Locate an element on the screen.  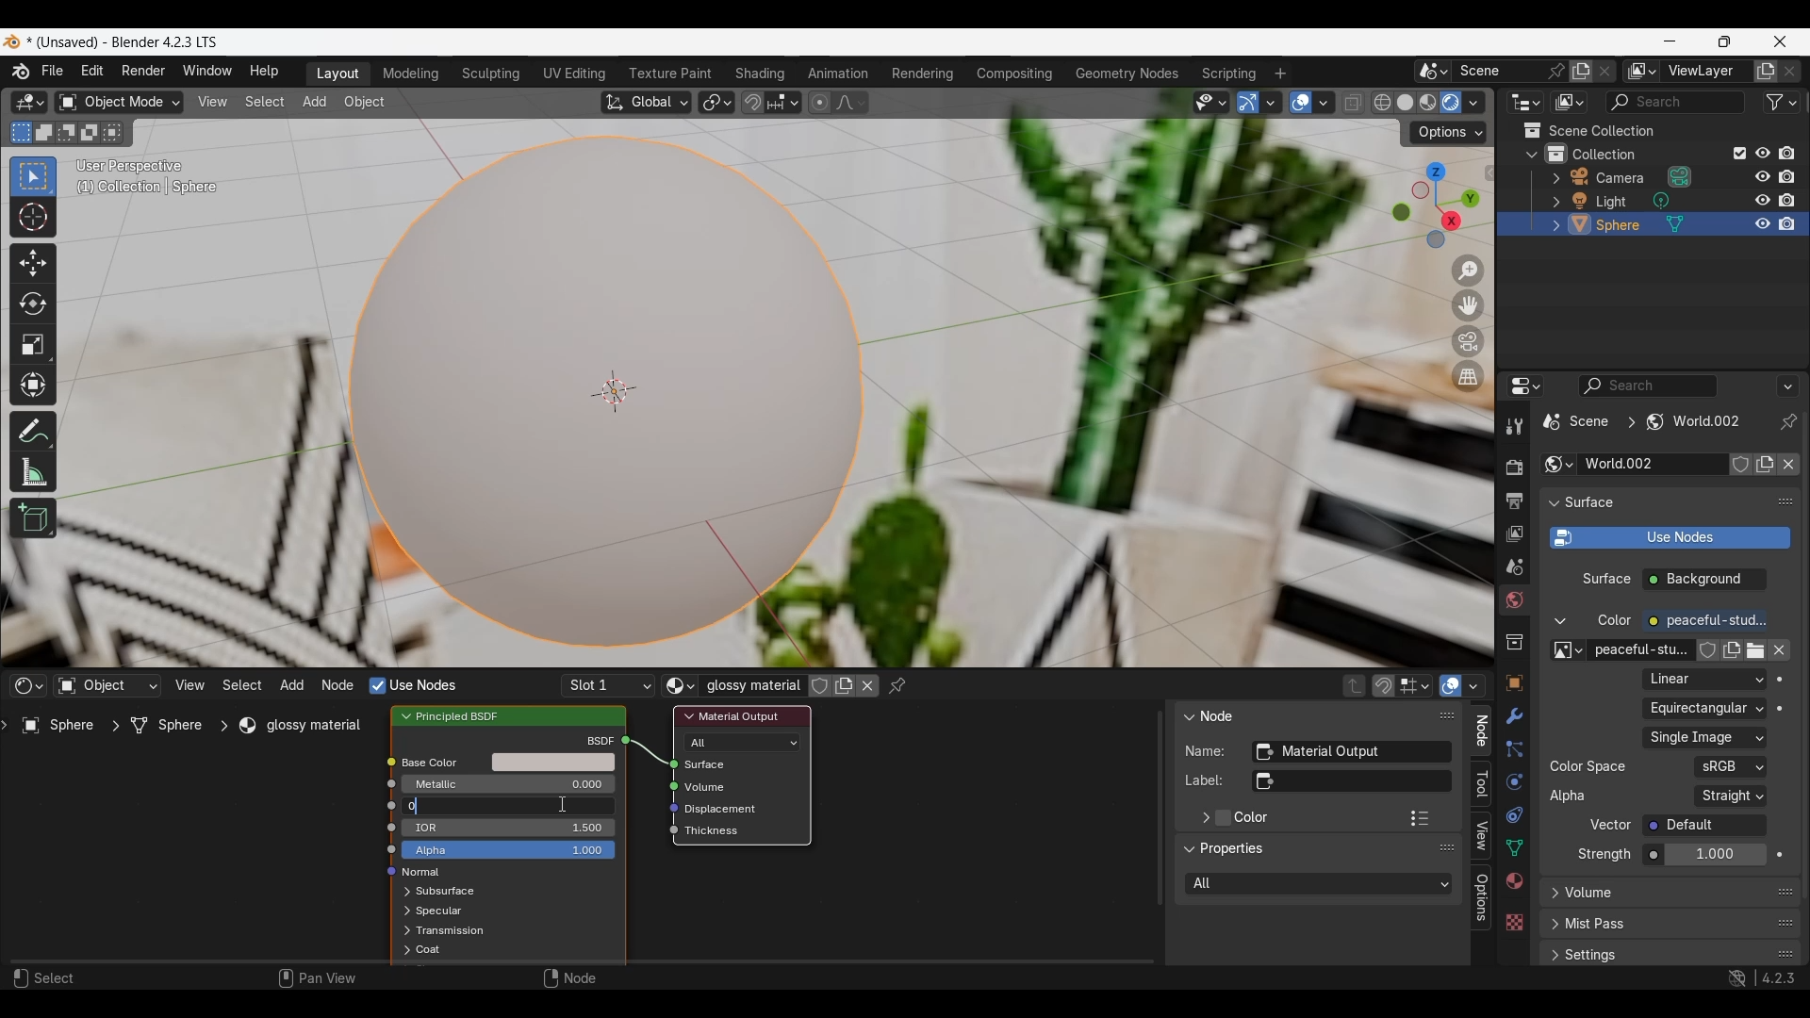
Measure is located at coordinates (31, 472).